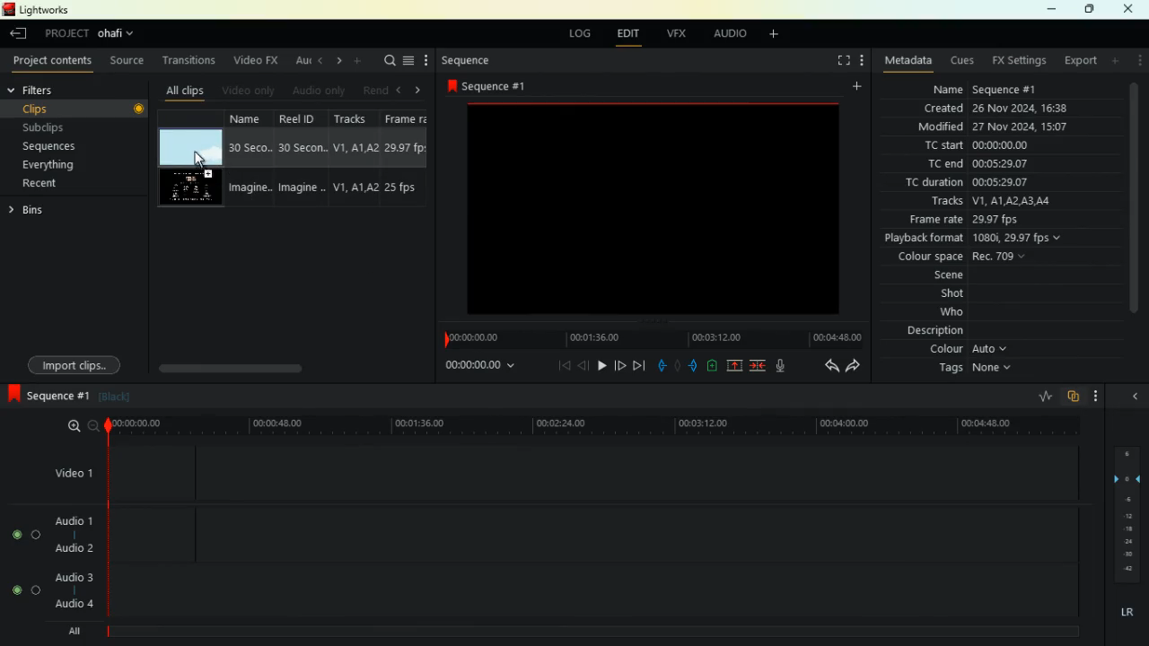  I want to click on V1,A1, A2, so click(355, 148).